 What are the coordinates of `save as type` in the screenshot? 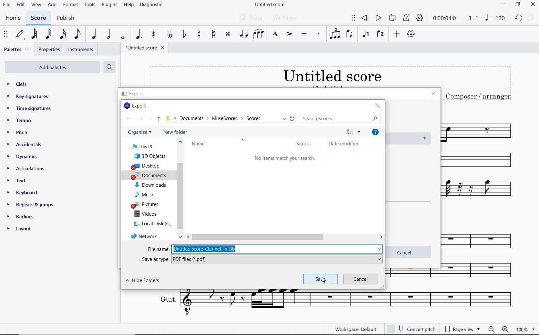 It's located at (262, 259).